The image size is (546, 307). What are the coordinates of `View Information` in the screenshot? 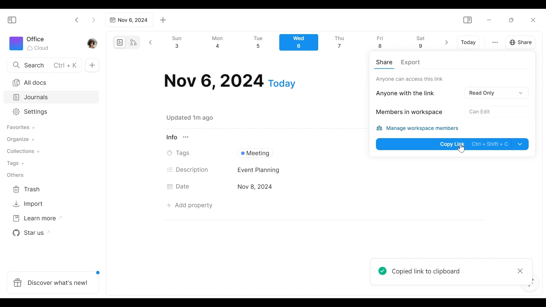 It's located at (262, 137).